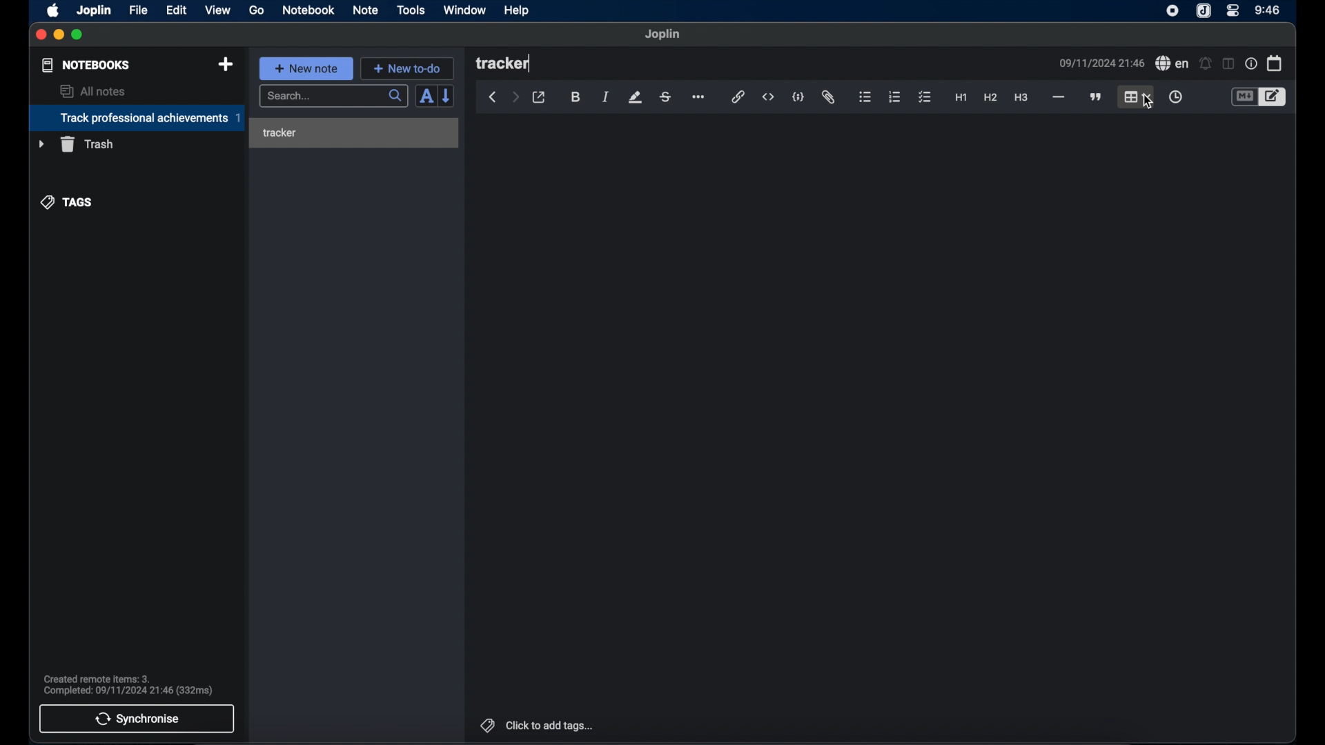  Describe the element at coordinates (365, 10) in the screenshot. I see `note` at that location.